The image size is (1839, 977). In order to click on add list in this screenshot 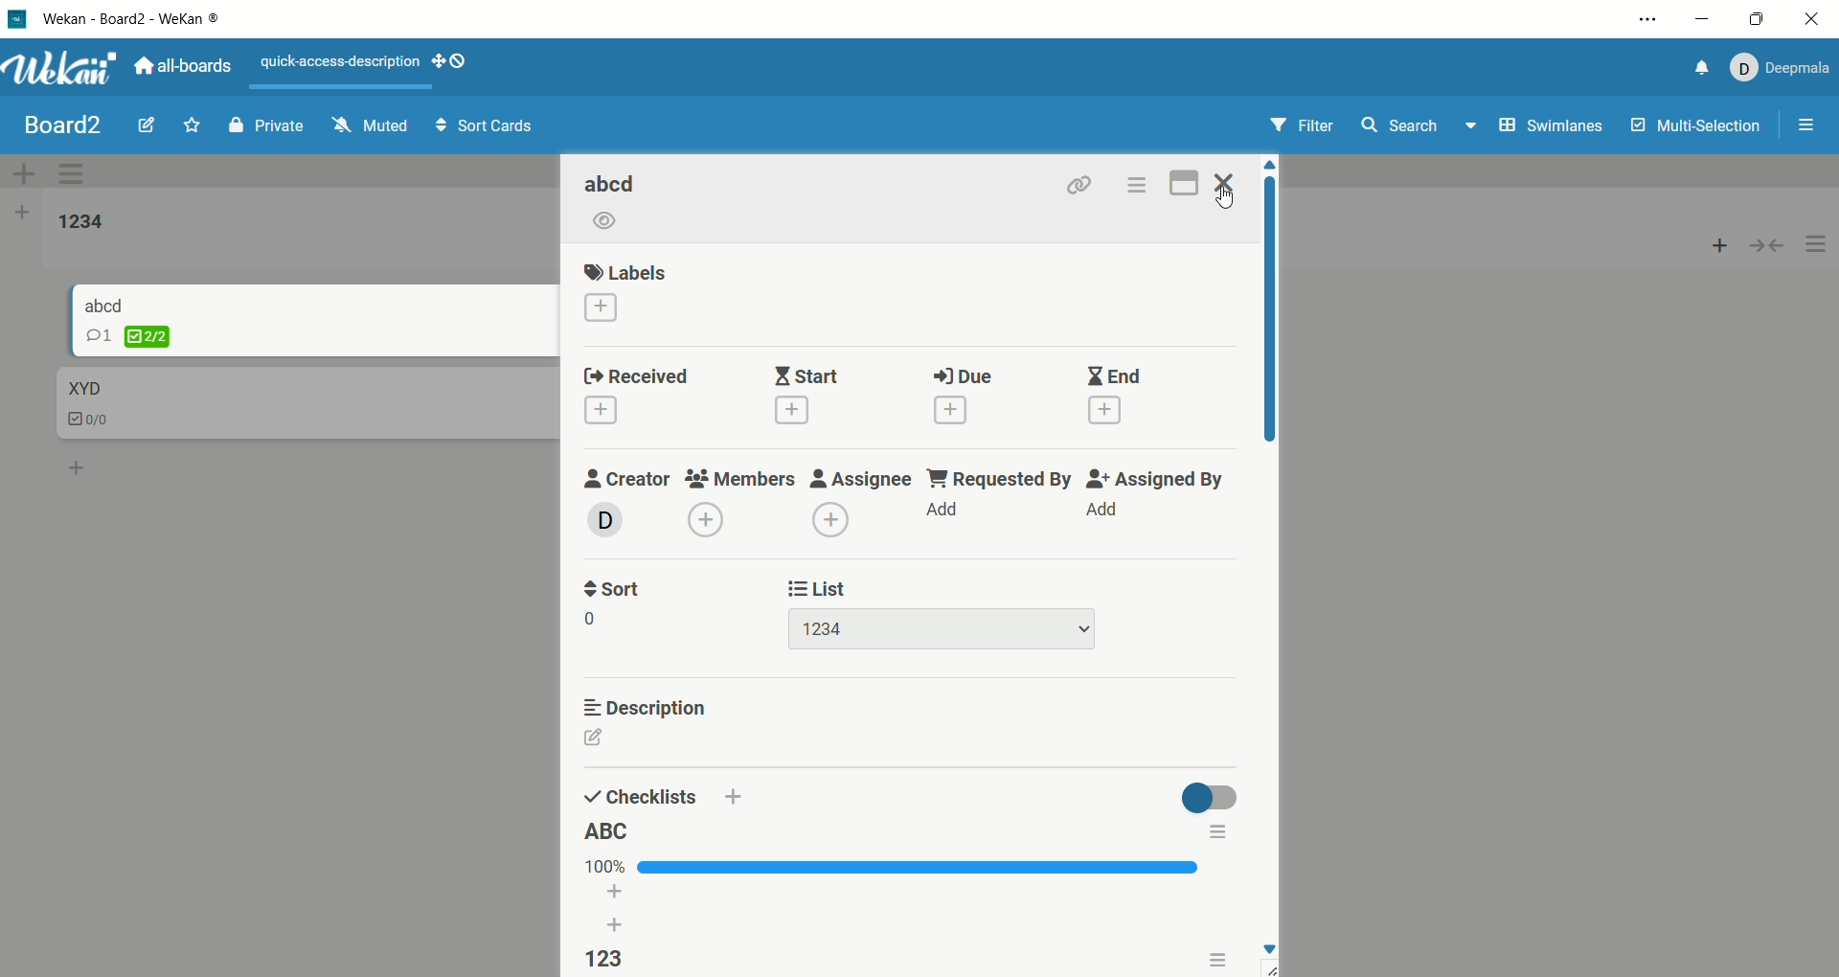, I will do `click(19, 216)`.